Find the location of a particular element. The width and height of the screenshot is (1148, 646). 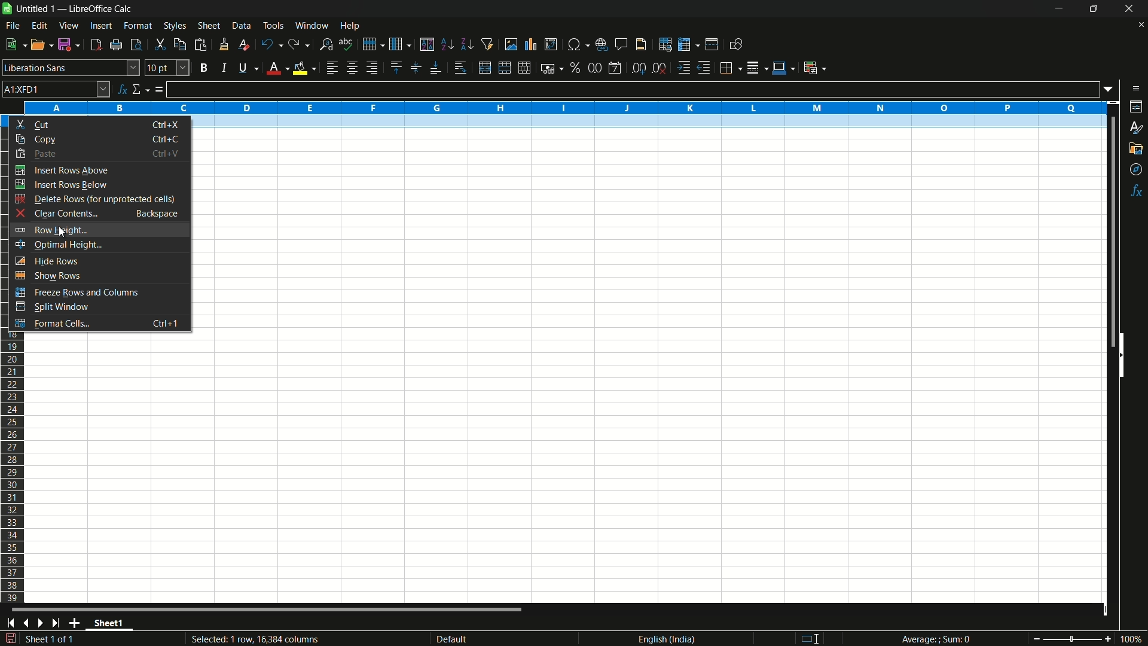

edit menu is located at coordinates (39, 25).